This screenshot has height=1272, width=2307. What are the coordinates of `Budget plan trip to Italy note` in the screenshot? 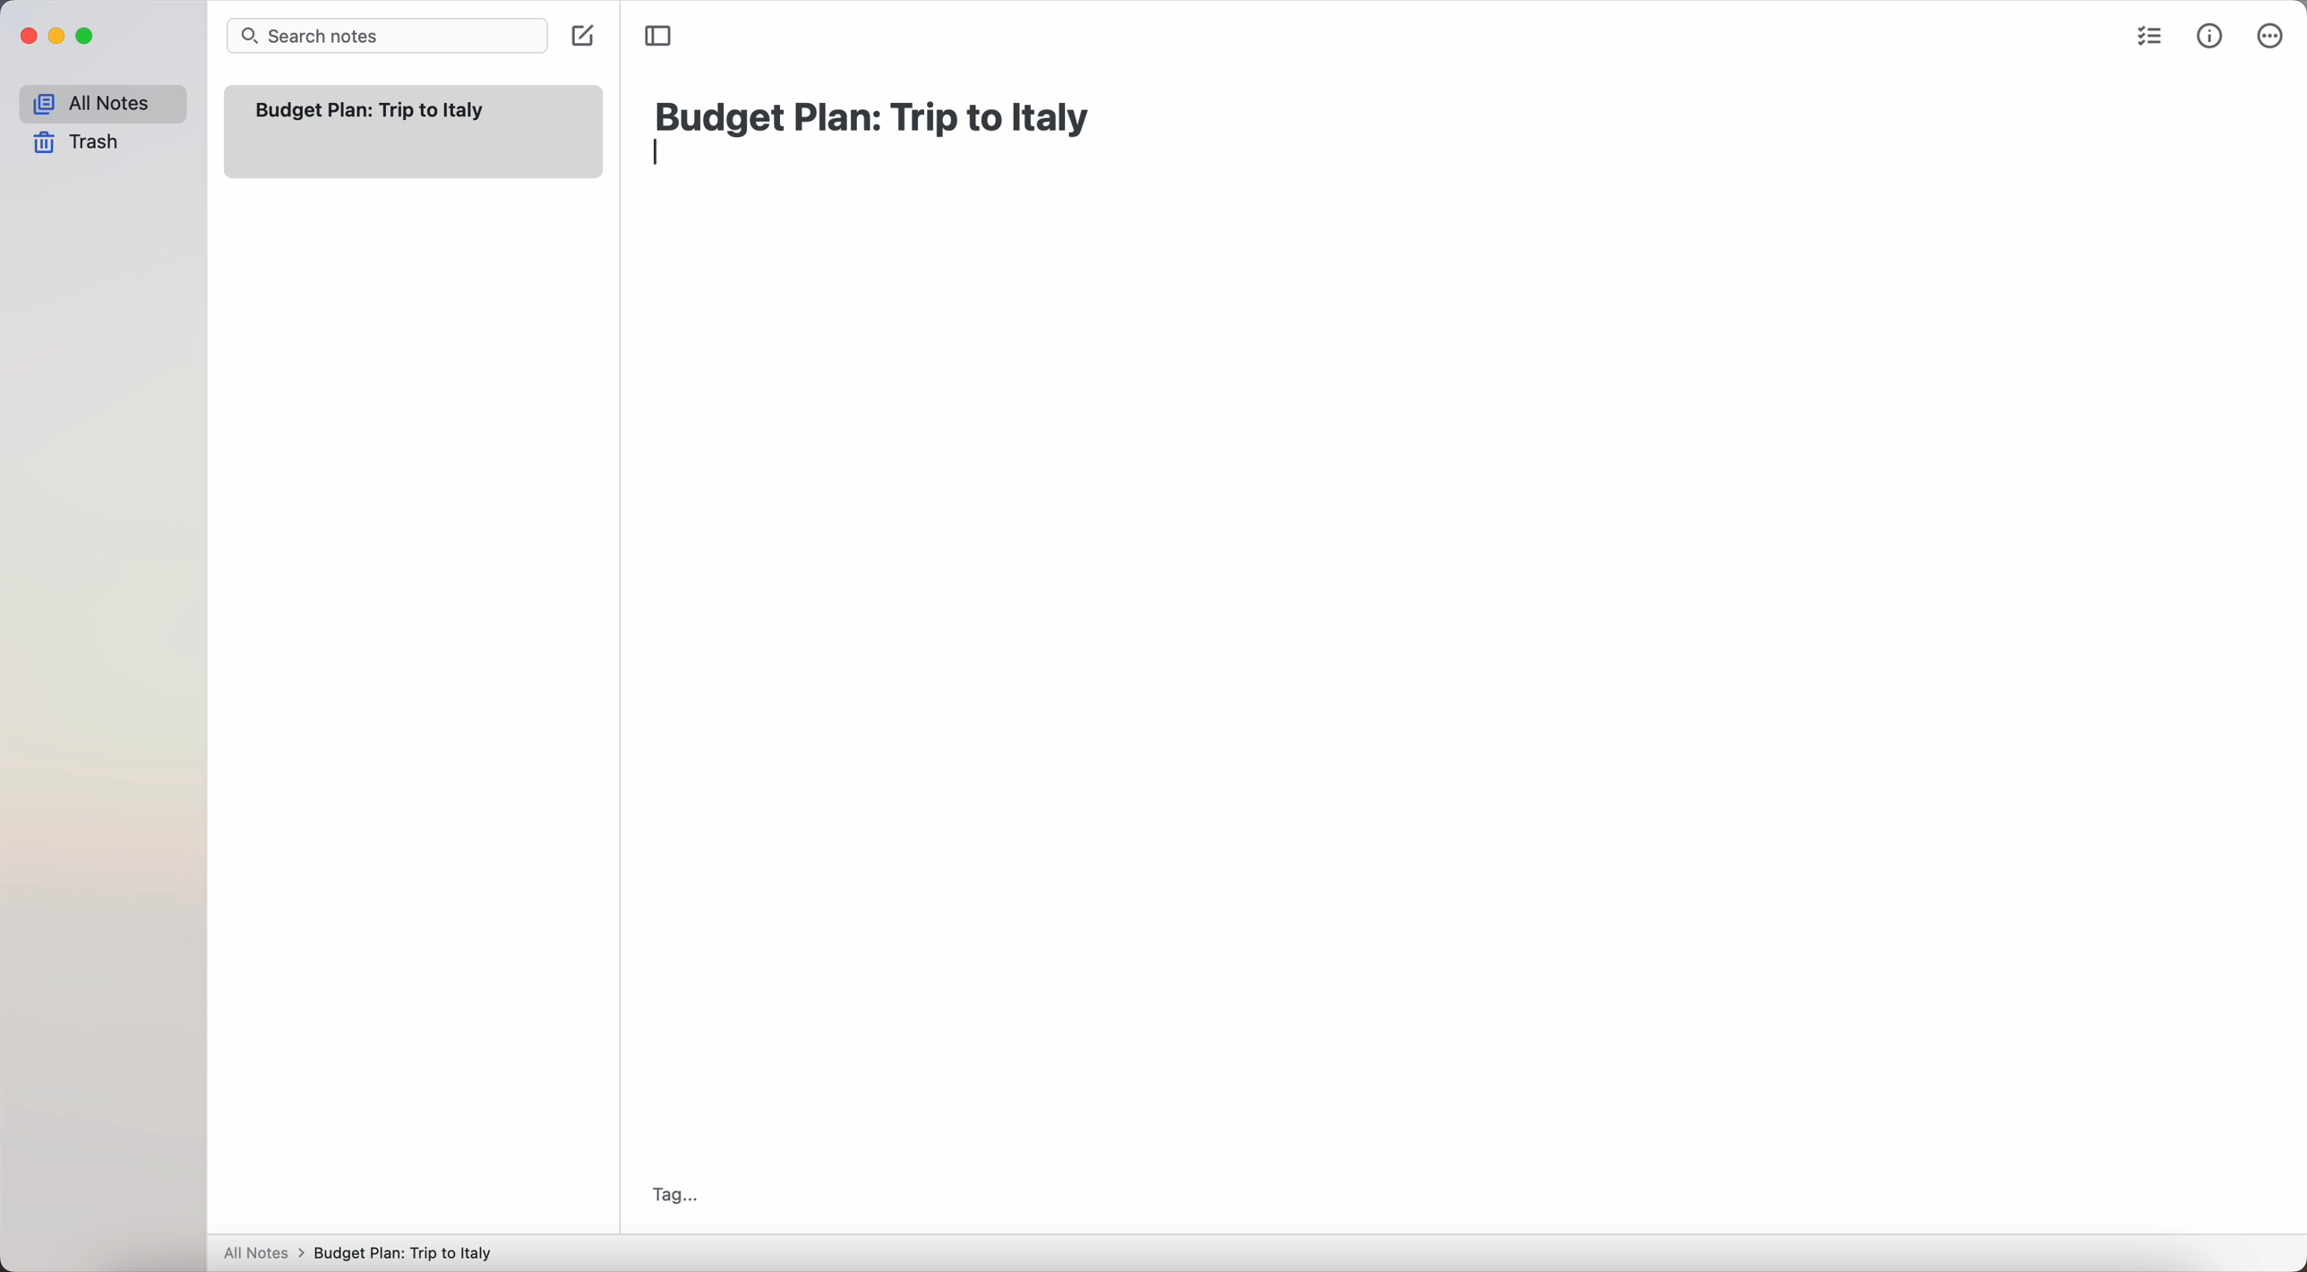 It's located at (373, 110).